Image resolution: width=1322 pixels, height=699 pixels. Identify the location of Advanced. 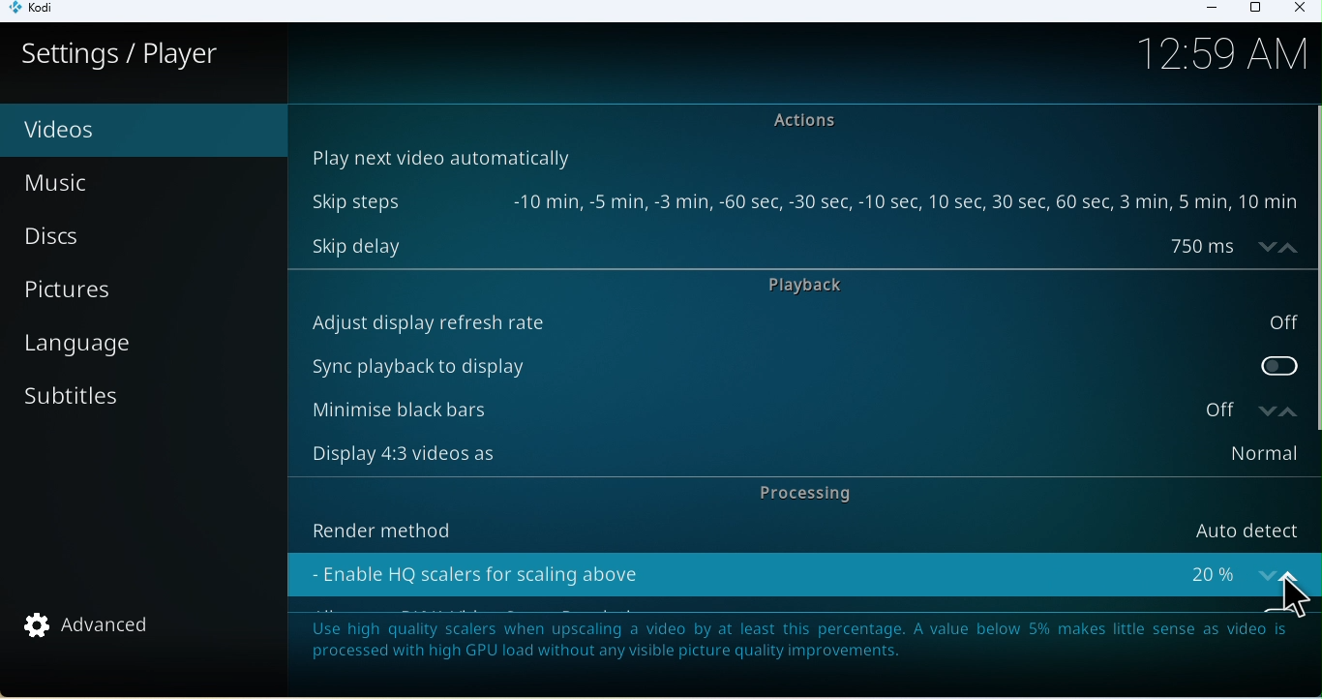
(99, 628).